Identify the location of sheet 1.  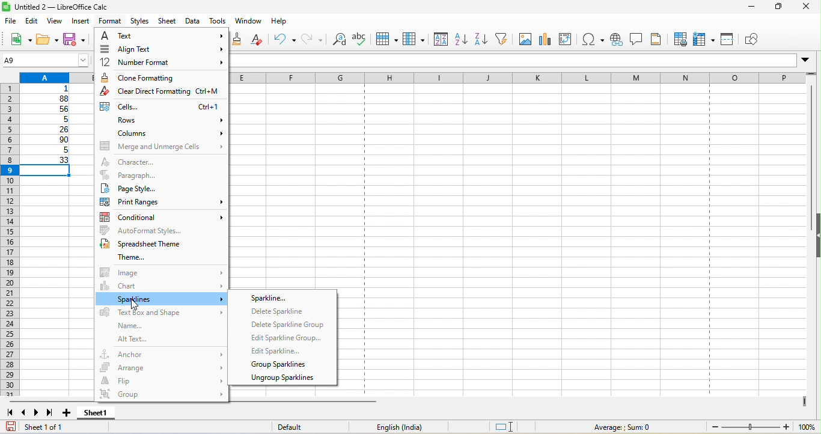
(106, 414).